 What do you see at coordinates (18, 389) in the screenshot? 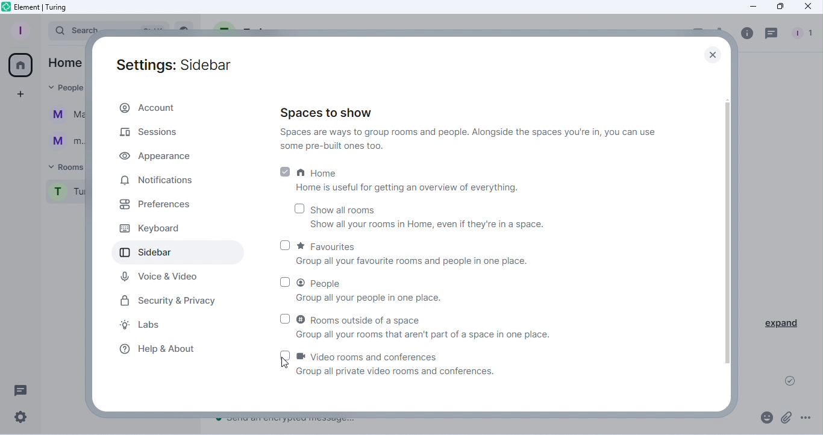
I see `Threads` at bounding box center [18, 389].